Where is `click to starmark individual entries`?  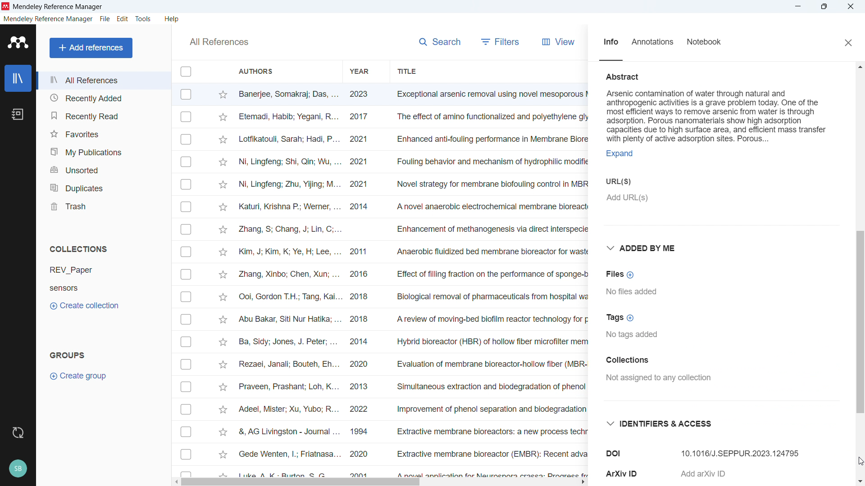
click to starmark individual entries is located at coordinates (222, 456).